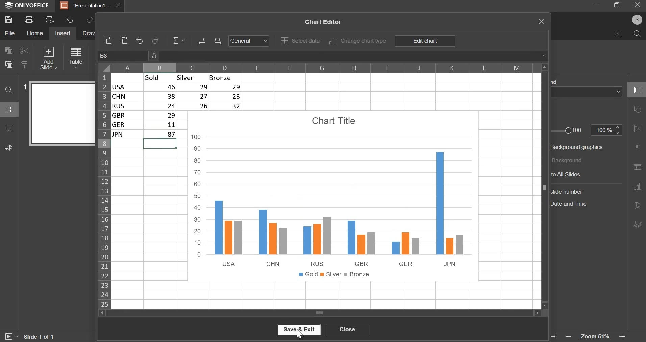  Describe the element at coordinates (194, 88) in the screenshot. I see `29` at that location.